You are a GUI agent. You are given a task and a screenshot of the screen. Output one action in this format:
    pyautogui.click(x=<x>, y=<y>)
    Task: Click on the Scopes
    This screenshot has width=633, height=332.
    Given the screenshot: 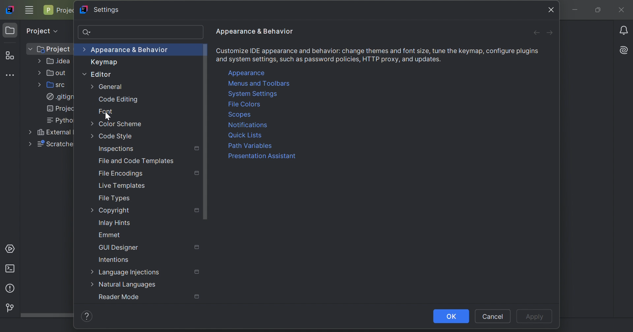 What is the action you would take?
    pyautogui.click(x=247, y=114)
    